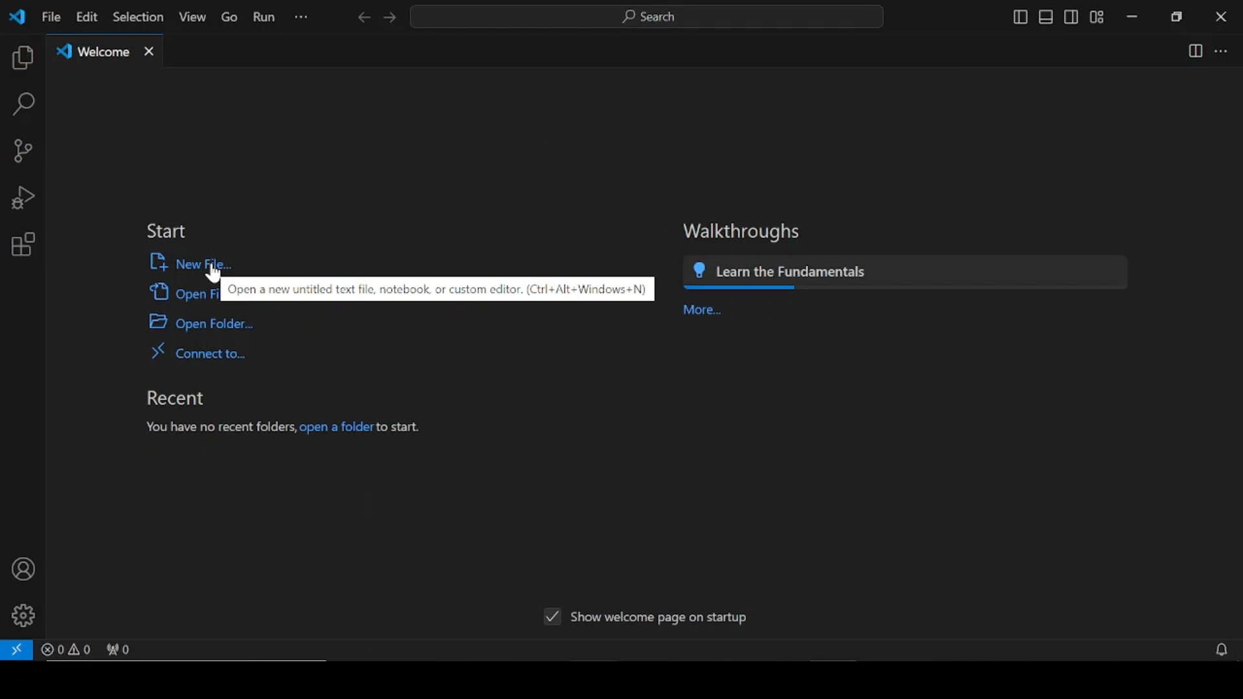 Image resolution: width=1243 pixels, height=699 pixels. I want to click on next, so click(389, 17).